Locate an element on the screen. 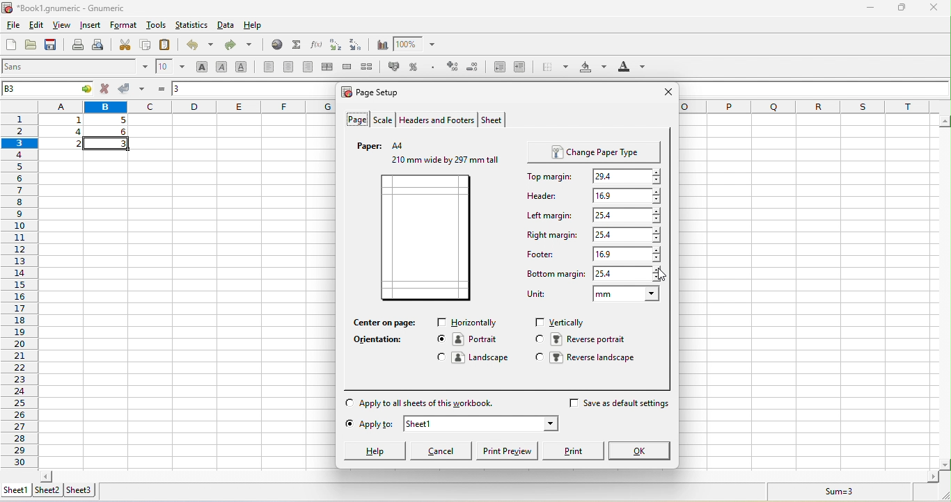 The height and width of the screenshot is (502, 951). landscape is located at coordinates (475, 357).